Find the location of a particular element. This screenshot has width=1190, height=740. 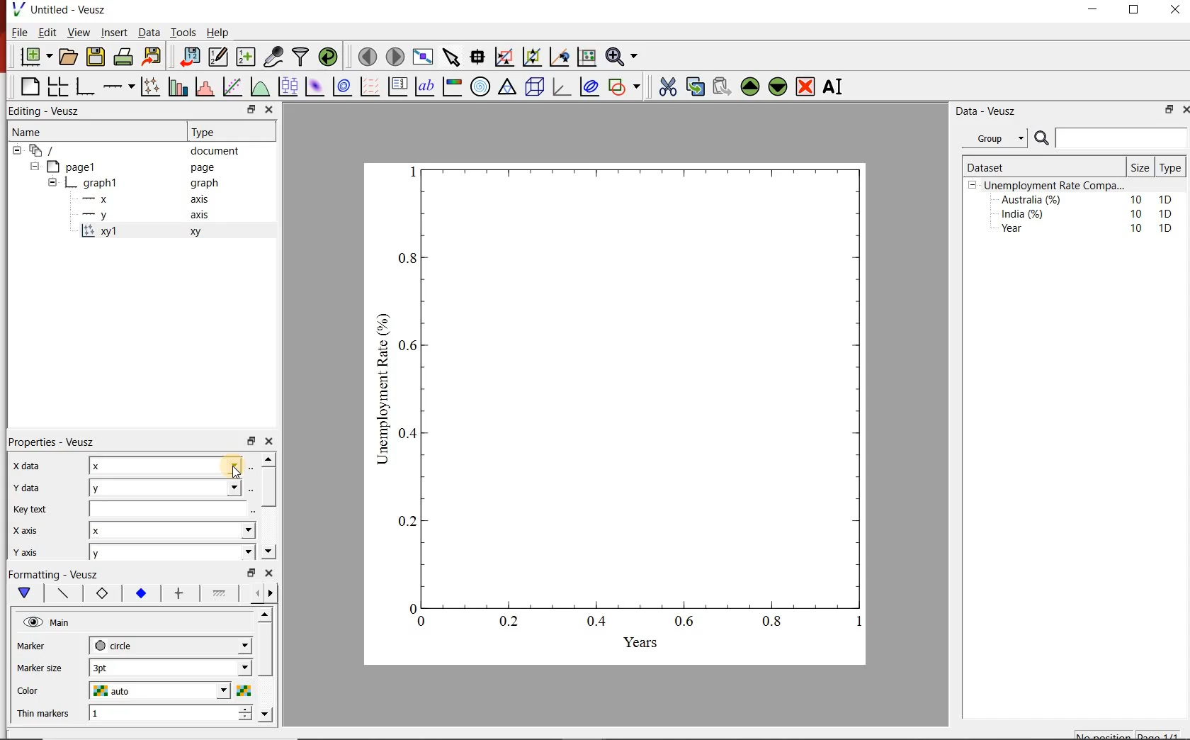

base graphs is located at coordinates (86, 86).